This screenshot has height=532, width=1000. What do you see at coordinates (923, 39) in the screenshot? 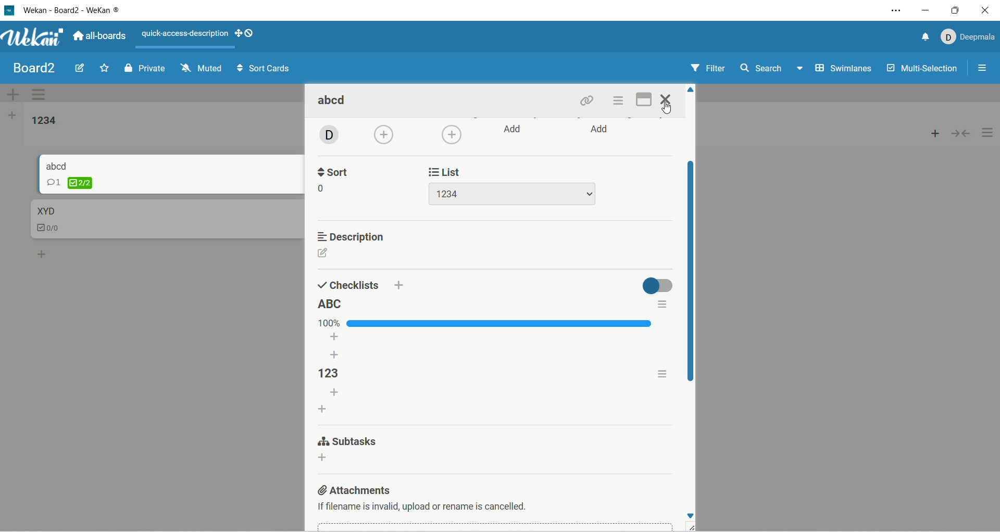
I see `notification` at bounding box center [923, 39].